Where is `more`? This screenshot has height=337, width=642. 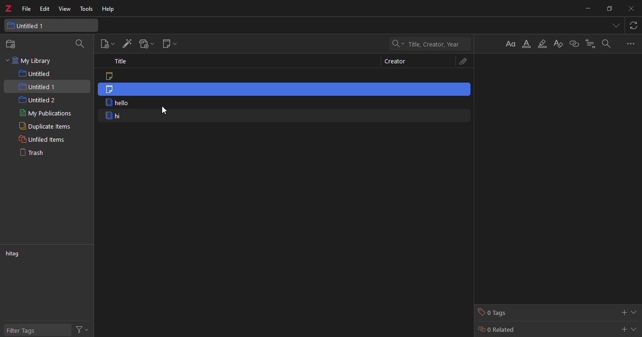
more is located at coordinates (631, 44).